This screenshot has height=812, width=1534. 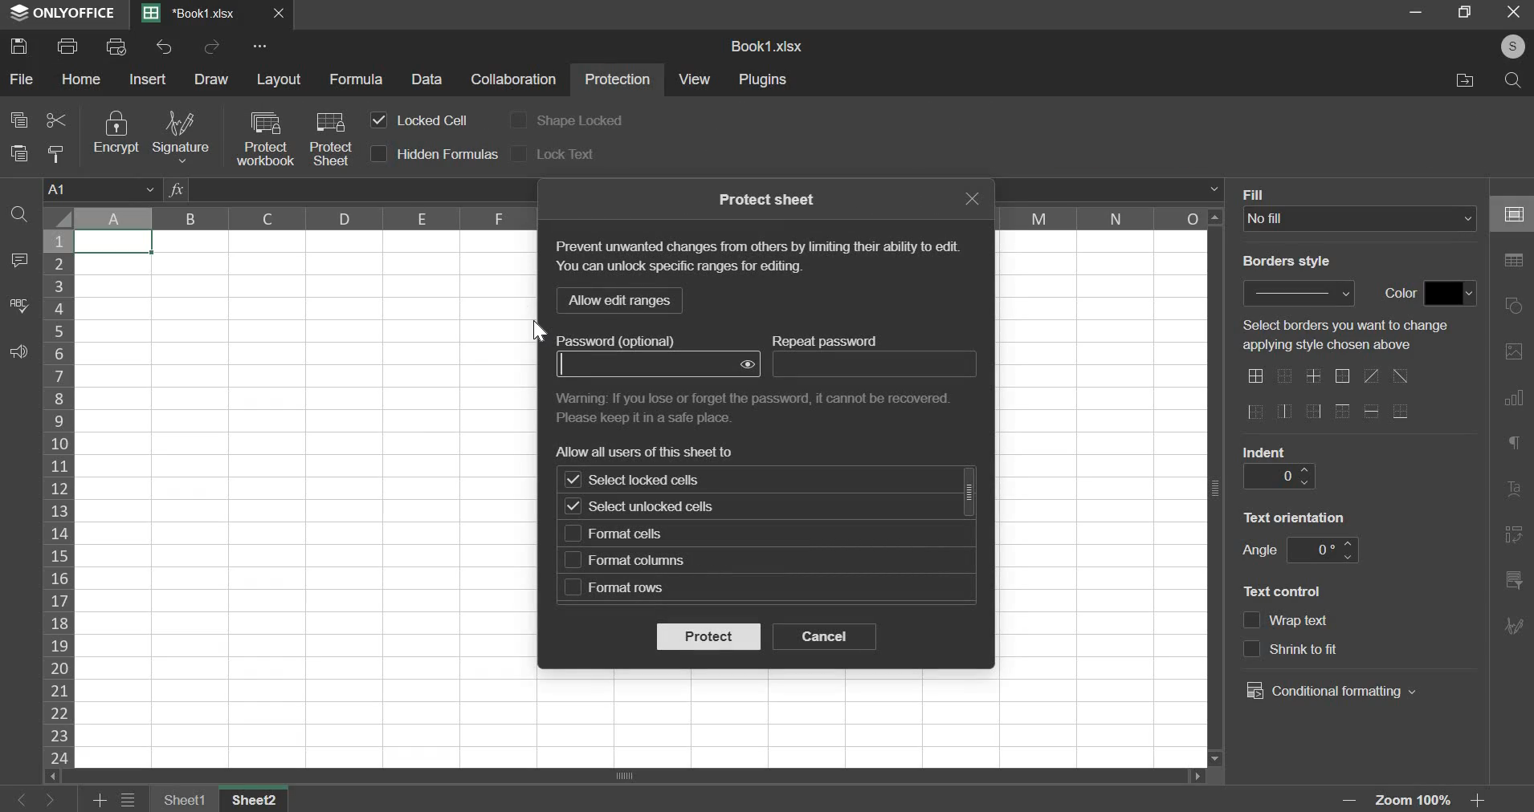 What do you see at coordinates (632, 534) in the screenshot?
I see `format cells` at bounding box center [632, 534].